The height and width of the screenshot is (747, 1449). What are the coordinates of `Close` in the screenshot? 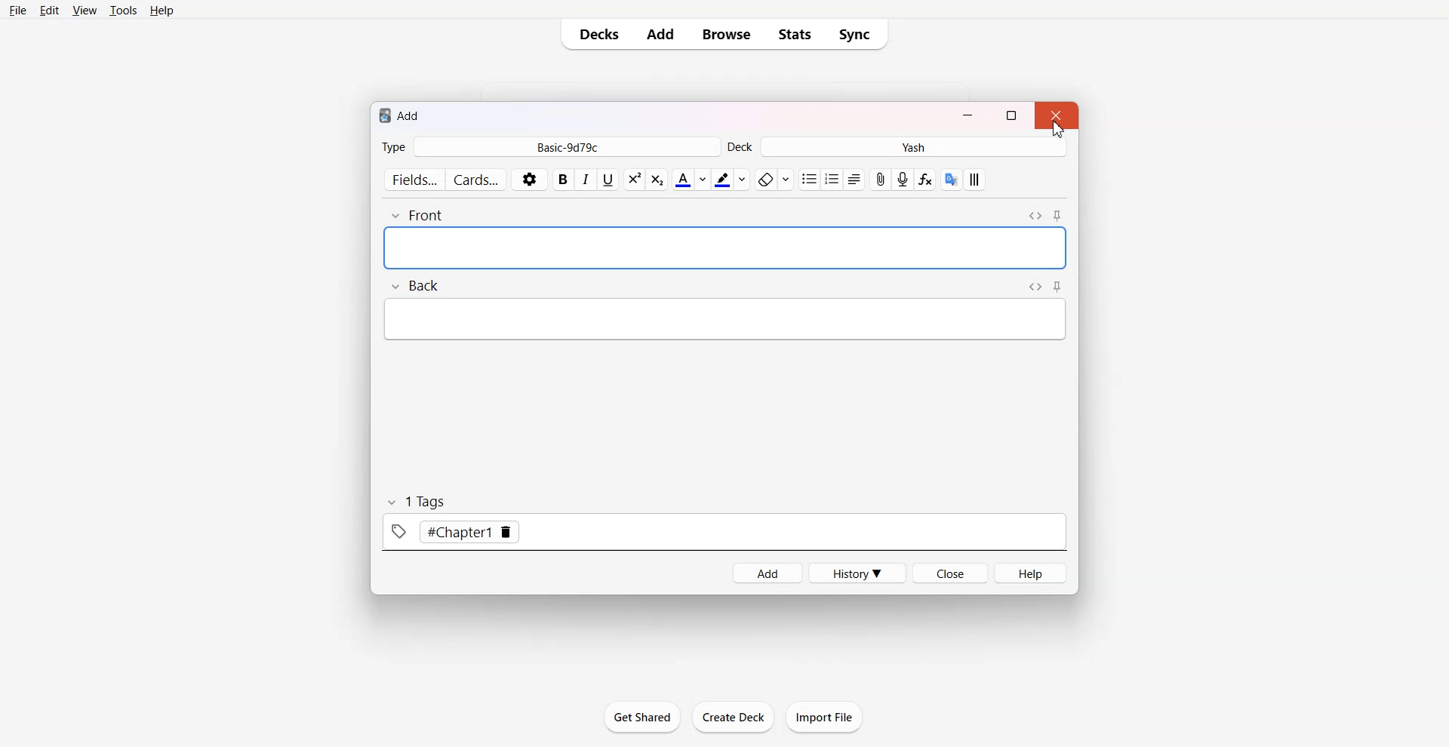 It's located at (950, 573).